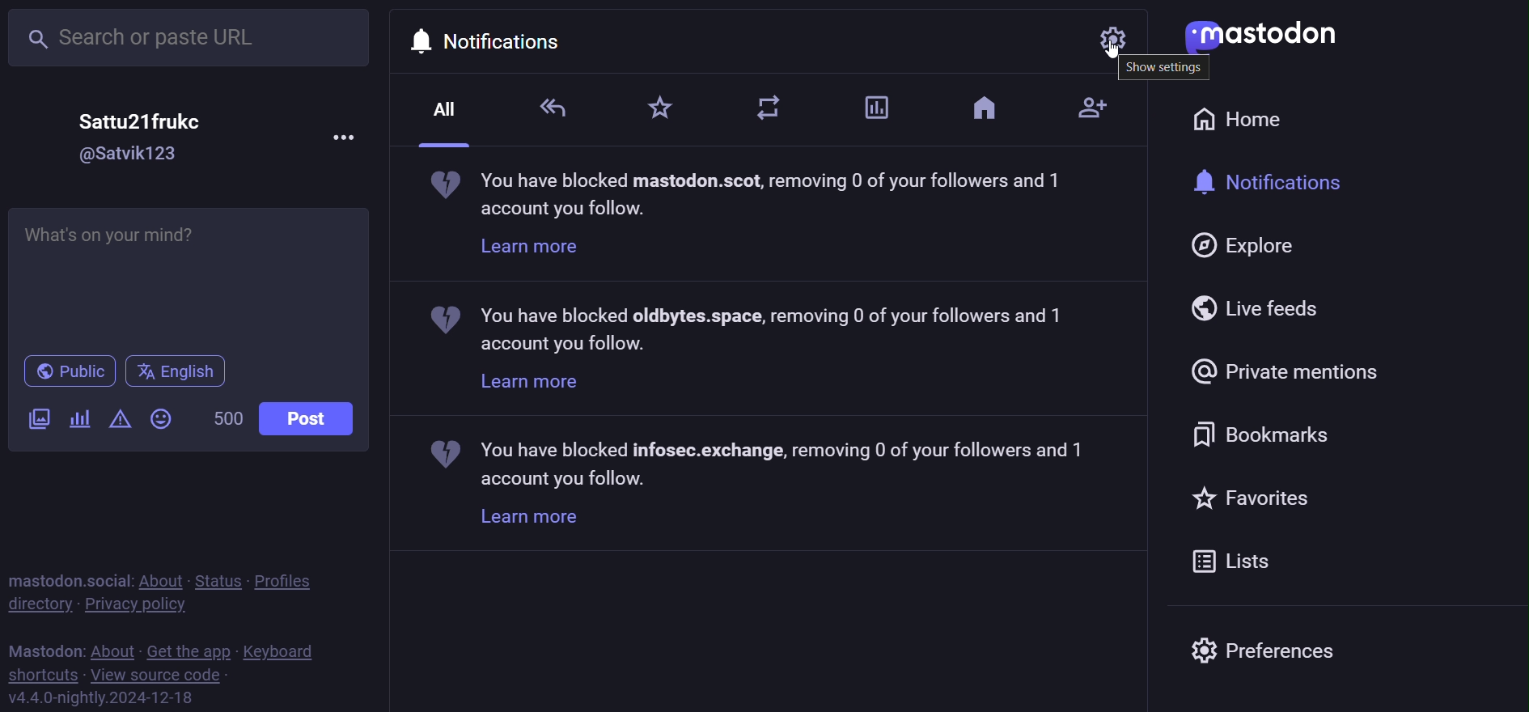  I want to click on post, so click(308, 418).